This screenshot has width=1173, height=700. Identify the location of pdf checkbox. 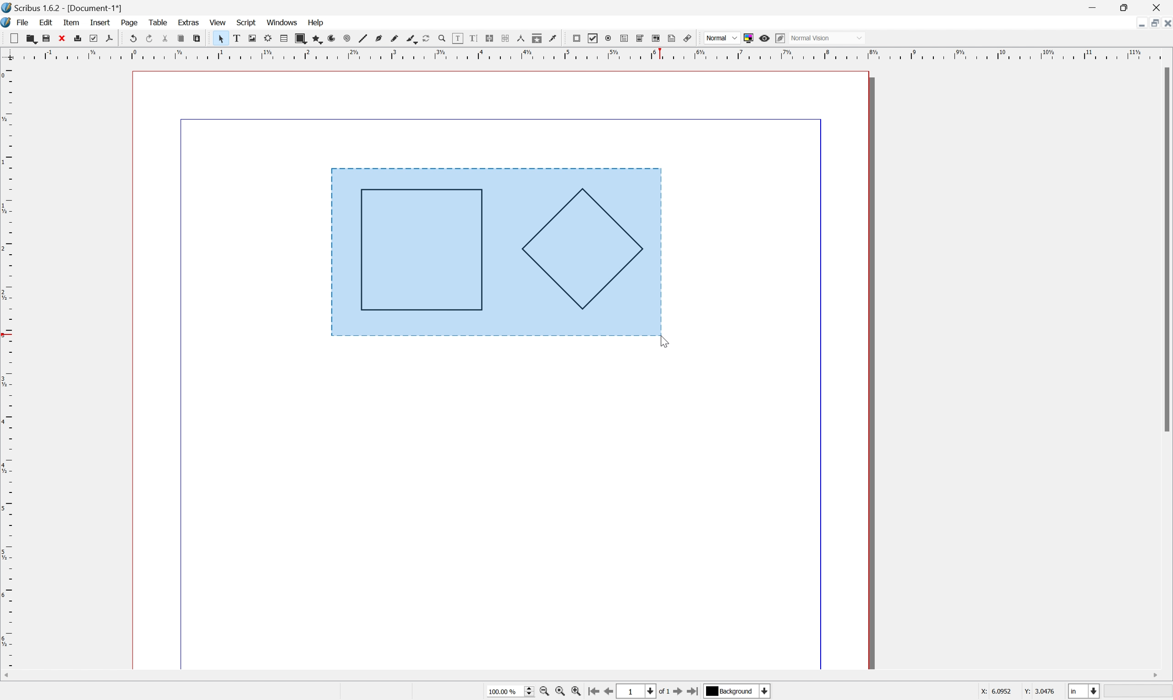
(592, 38).